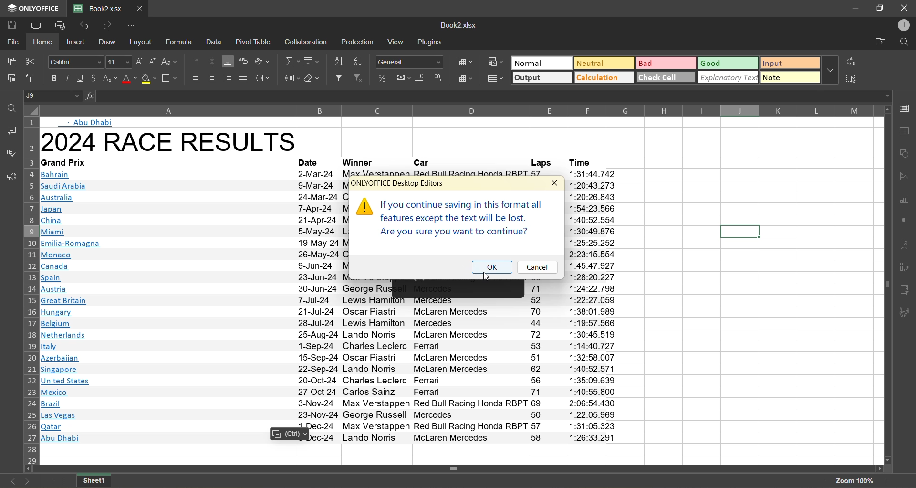  What do you see at coordinates (11, 482) in the screenshot?
I see `previous` at bounding box center [11, 482].